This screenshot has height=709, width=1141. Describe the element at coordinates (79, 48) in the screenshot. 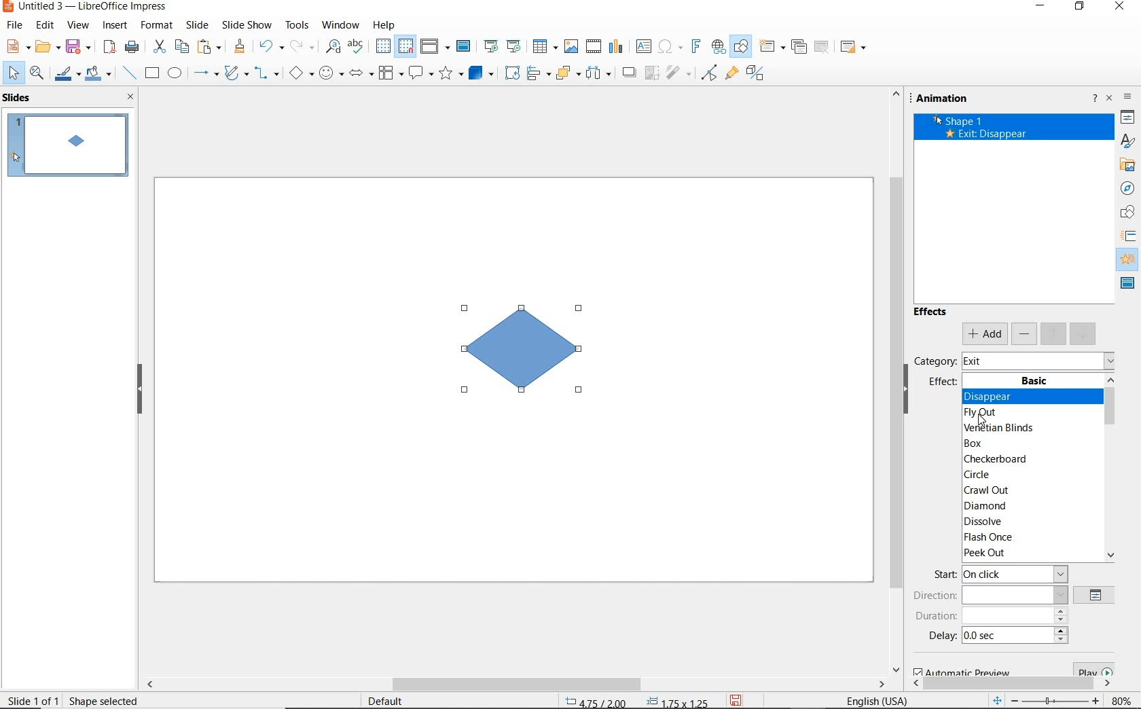

I see `save` at that location.